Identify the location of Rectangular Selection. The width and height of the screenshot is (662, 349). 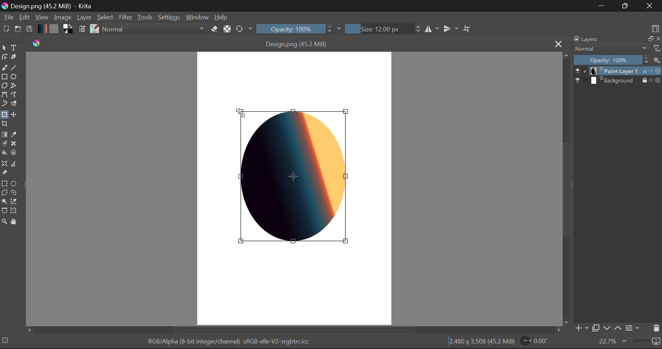
(4, 183).